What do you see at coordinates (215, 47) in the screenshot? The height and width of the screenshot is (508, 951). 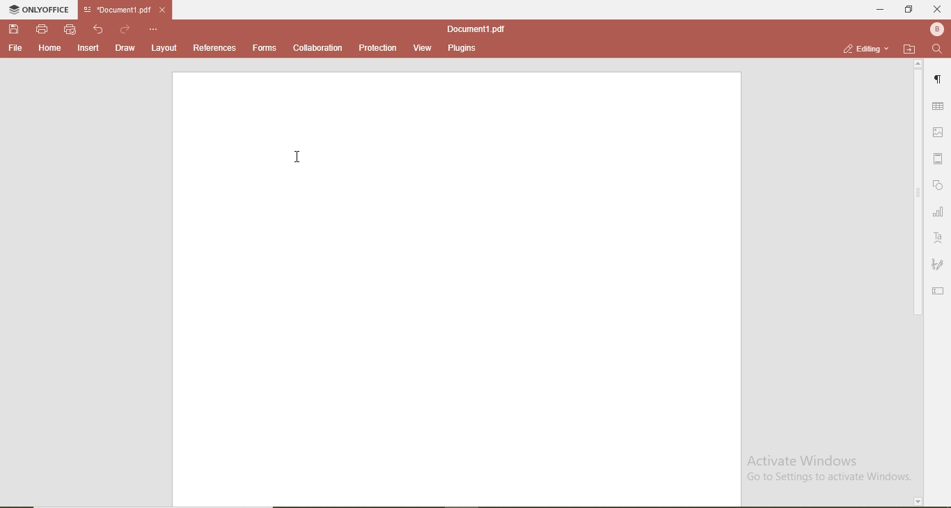 I see `references` at bounding box center [215, 47].